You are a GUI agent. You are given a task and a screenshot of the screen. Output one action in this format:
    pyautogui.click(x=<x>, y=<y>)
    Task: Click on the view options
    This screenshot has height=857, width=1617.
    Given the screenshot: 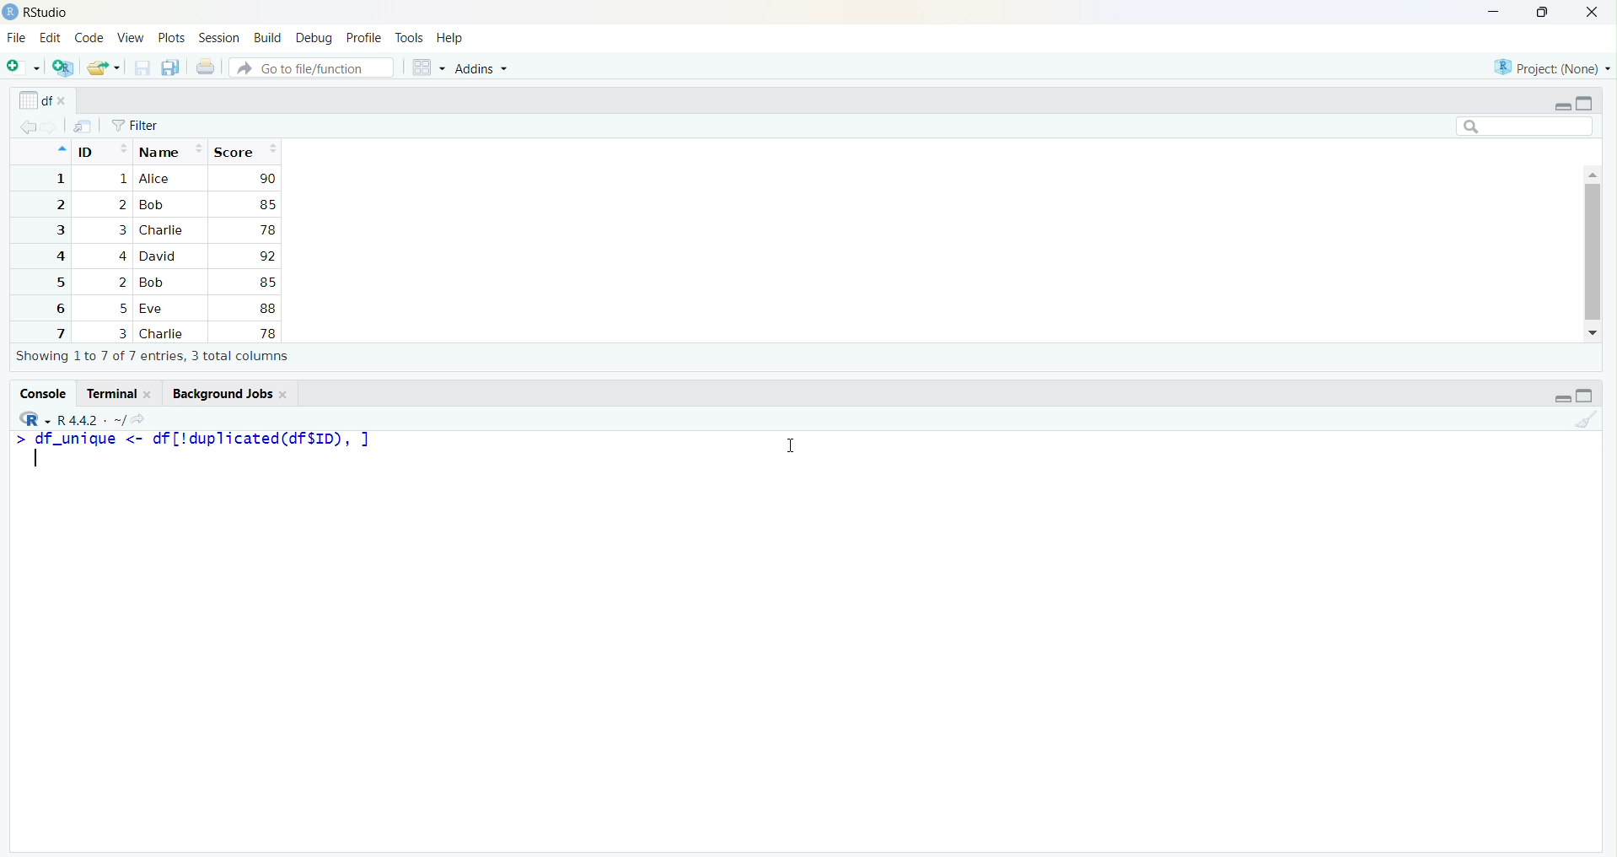 What is the action you would take?
    pyautogui.click(x=428, y=67)
    